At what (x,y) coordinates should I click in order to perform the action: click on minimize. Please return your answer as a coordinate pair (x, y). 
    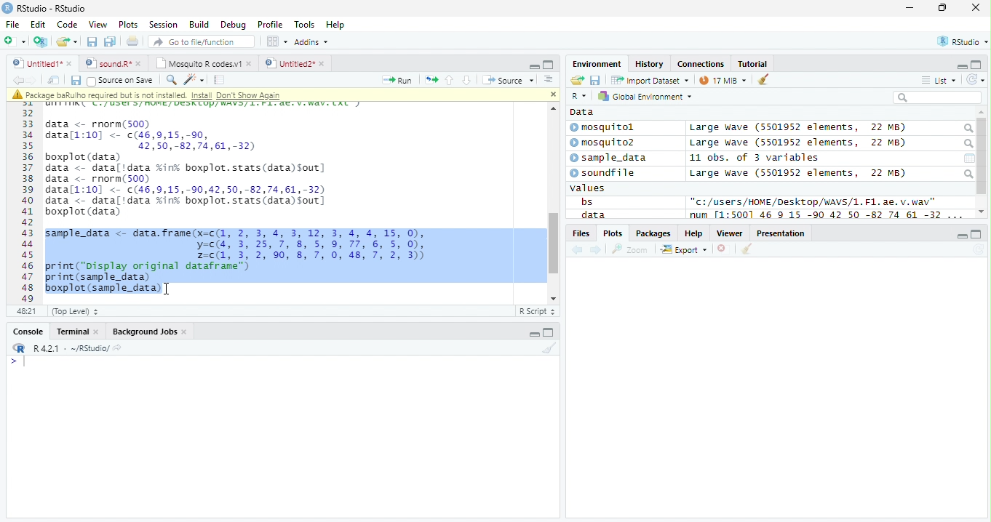
    Looking at the image, I should click on (962, 235).